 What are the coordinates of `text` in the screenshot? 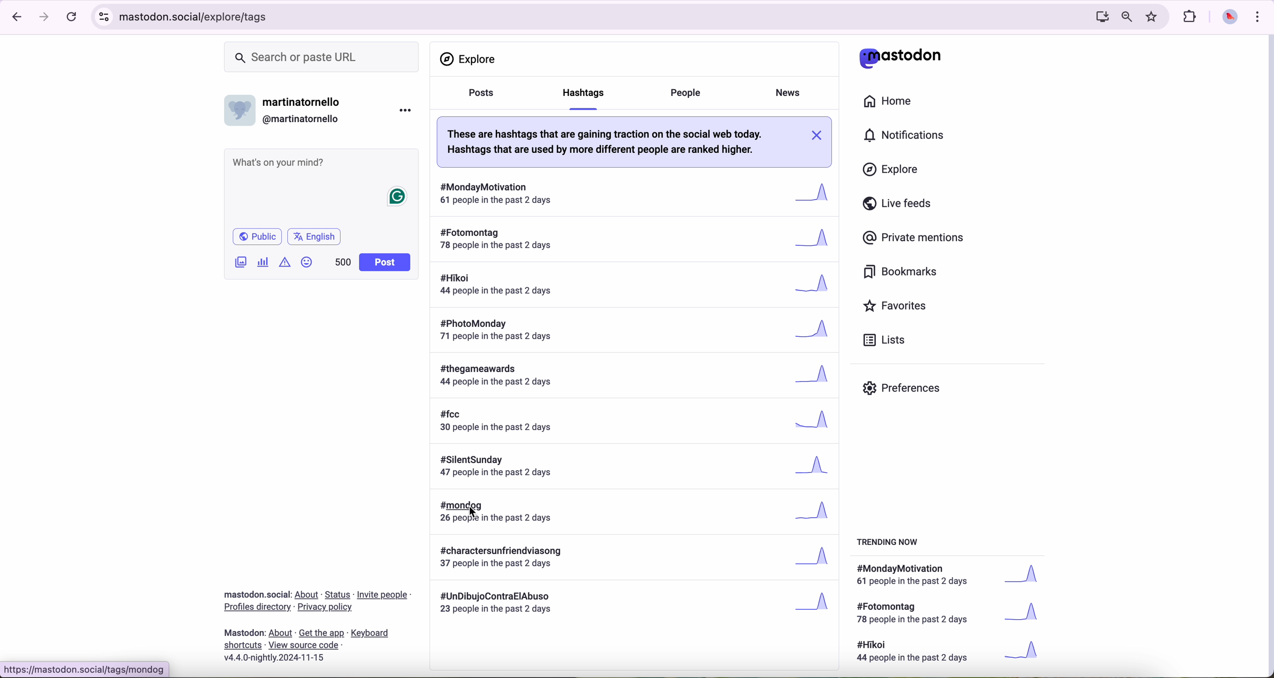 It's located at (917, 576).